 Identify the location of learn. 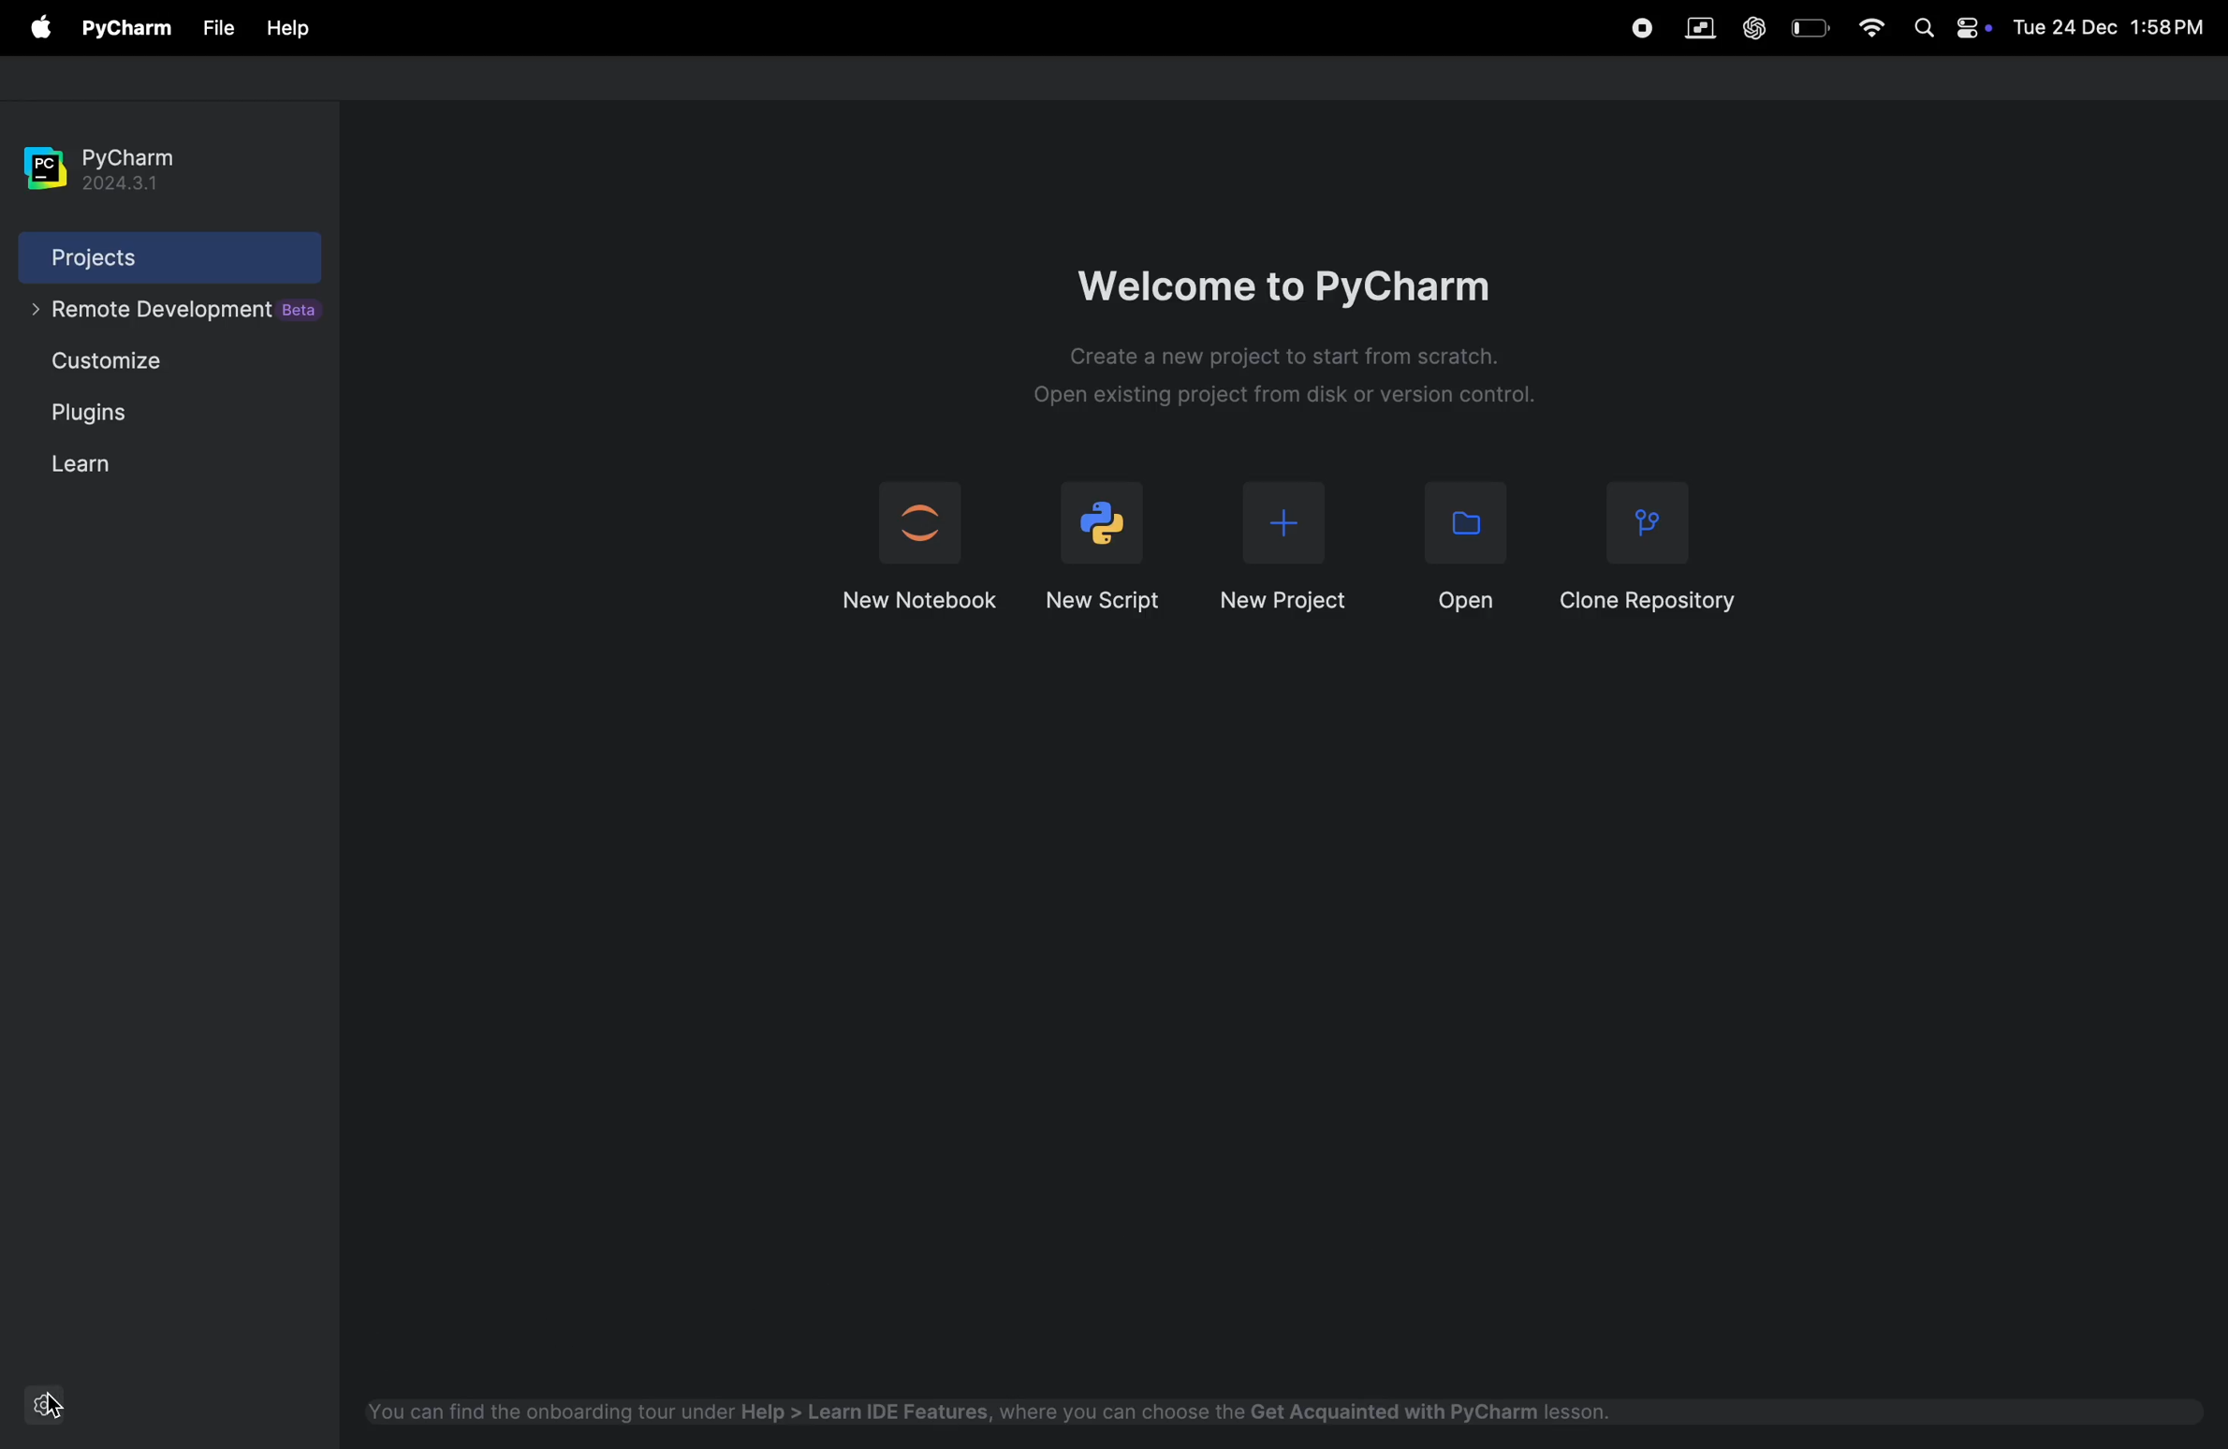
(81, 464).